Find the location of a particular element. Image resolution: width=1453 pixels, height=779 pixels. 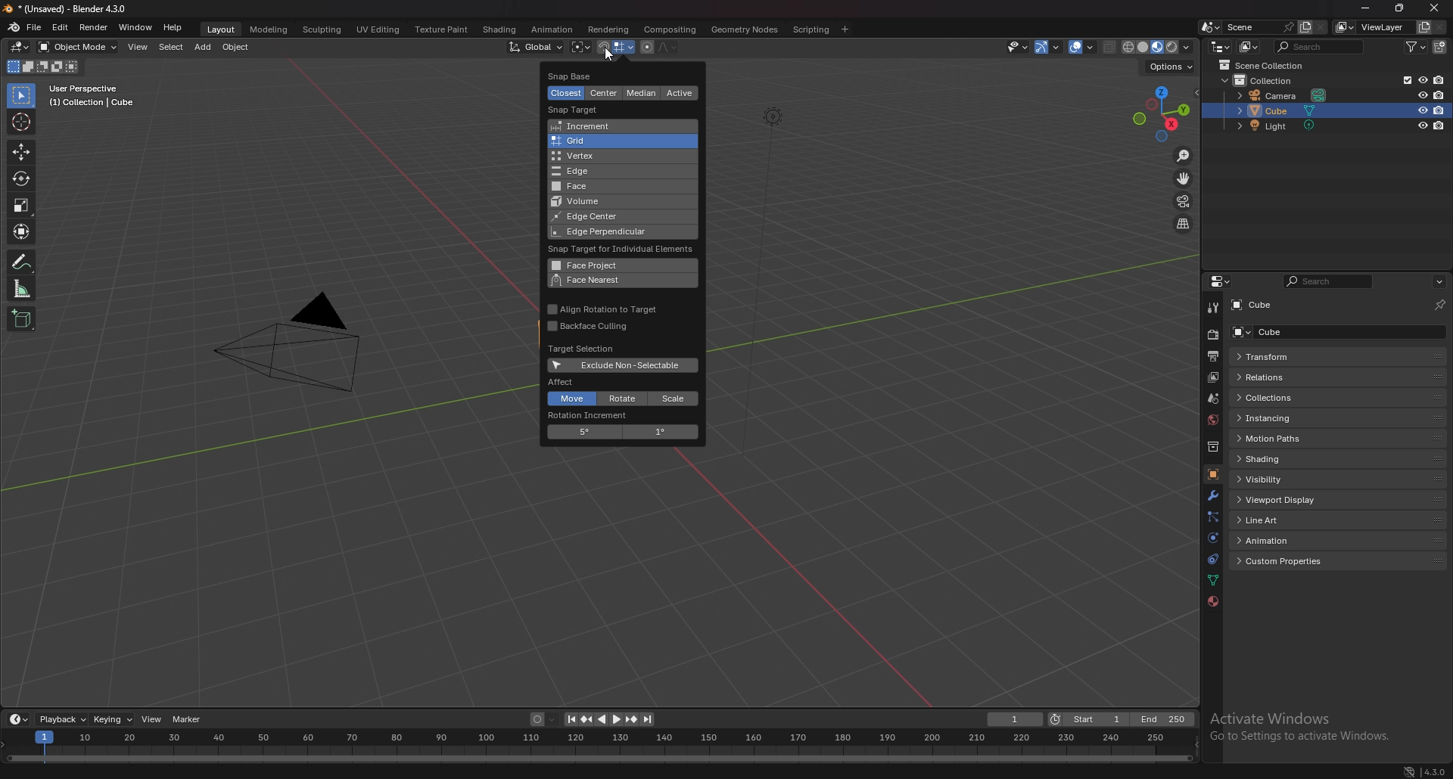

keying is located at coordinates (113, 719).